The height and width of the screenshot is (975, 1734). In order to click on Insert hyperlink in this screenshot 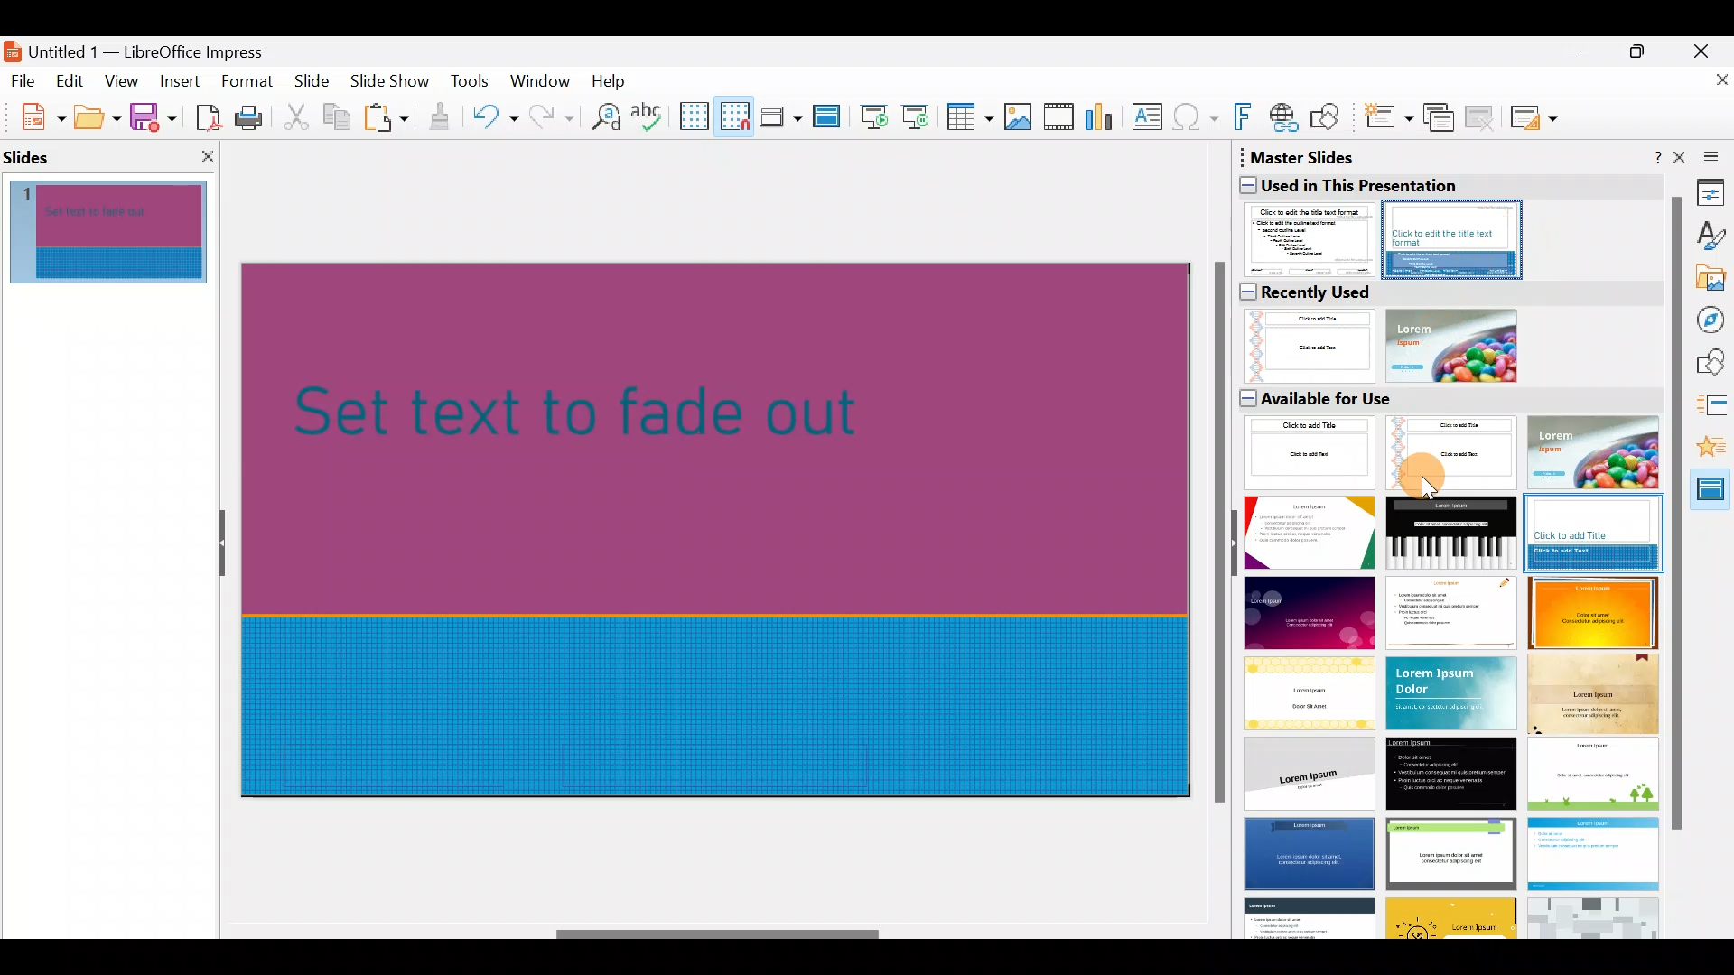, I will do `click(1285, 116)`.